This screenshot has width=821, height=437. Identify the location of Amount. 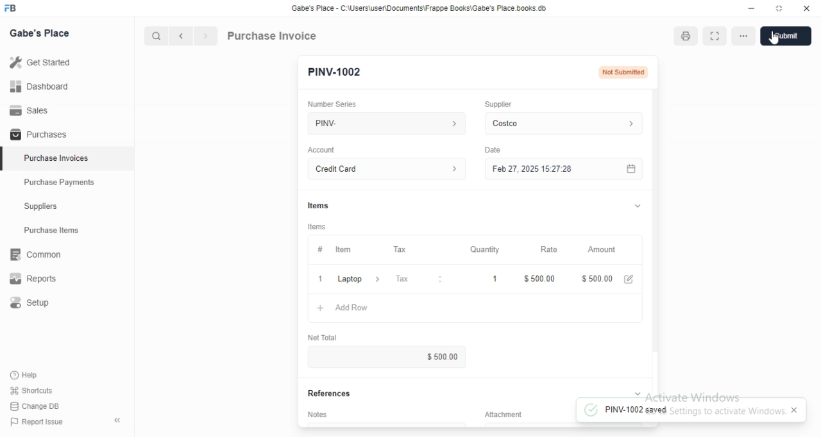
(601, 250).